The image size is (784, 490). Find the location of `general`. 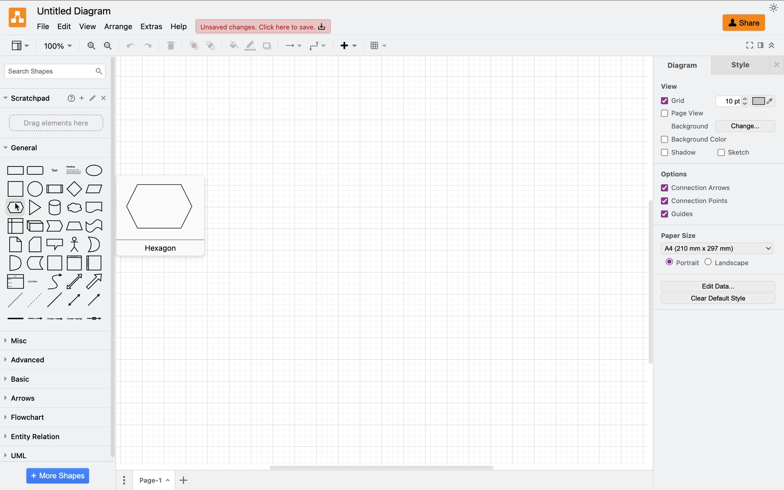

general is located at coordinates (25, 147).